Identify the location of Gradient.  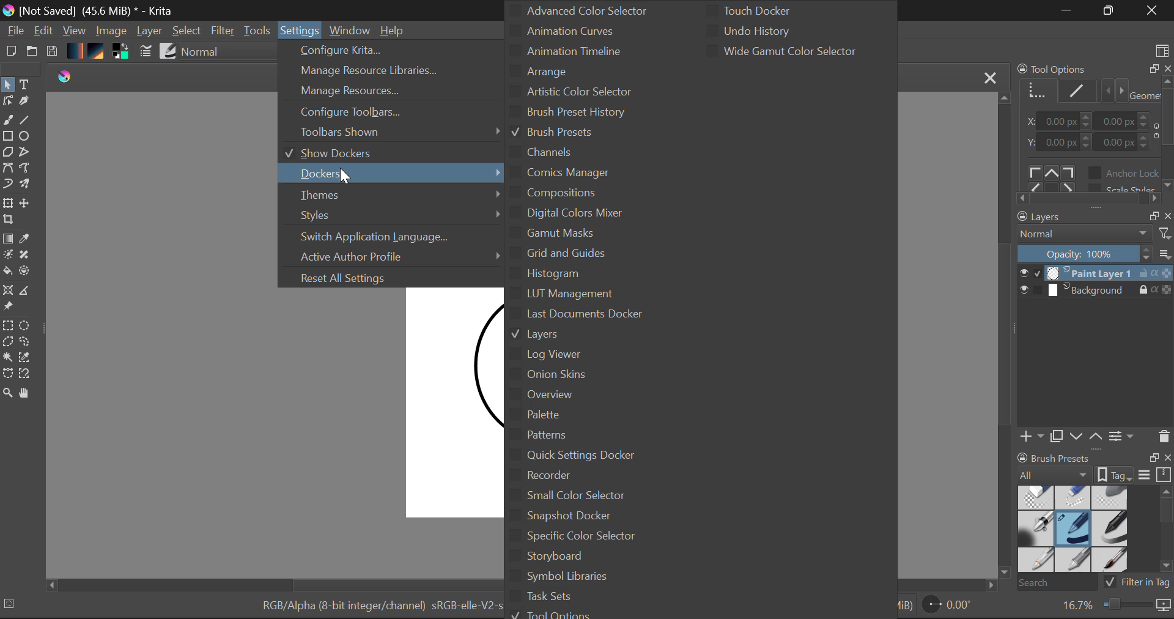
(76, 50).